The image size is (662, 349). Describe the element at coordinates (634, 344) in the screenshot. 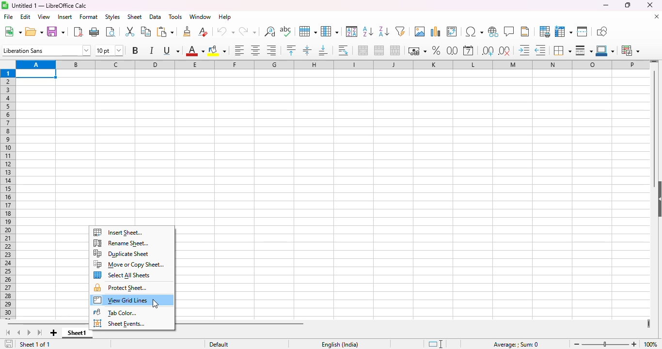

I see `zoom in` at that location.